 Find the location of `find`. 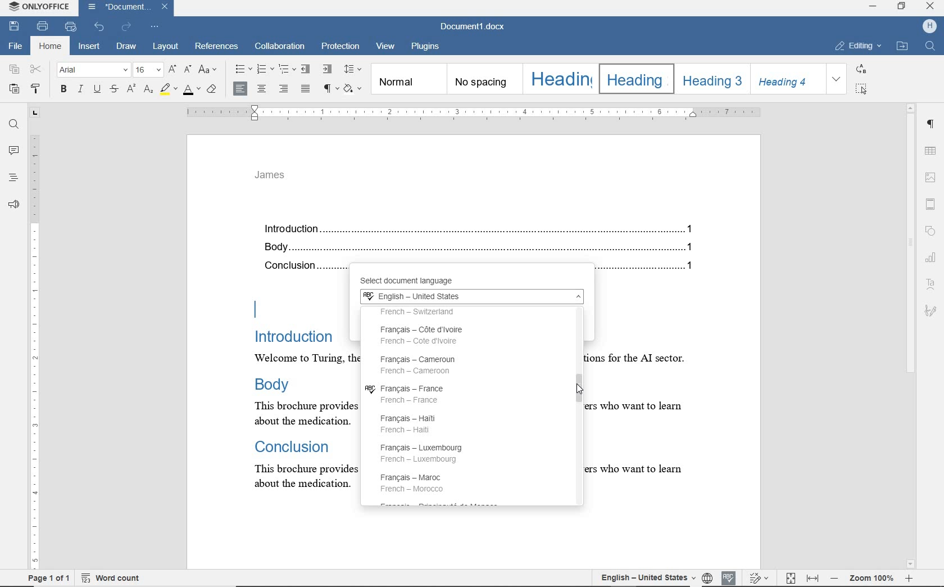

find is located at coordinates (13, 125).